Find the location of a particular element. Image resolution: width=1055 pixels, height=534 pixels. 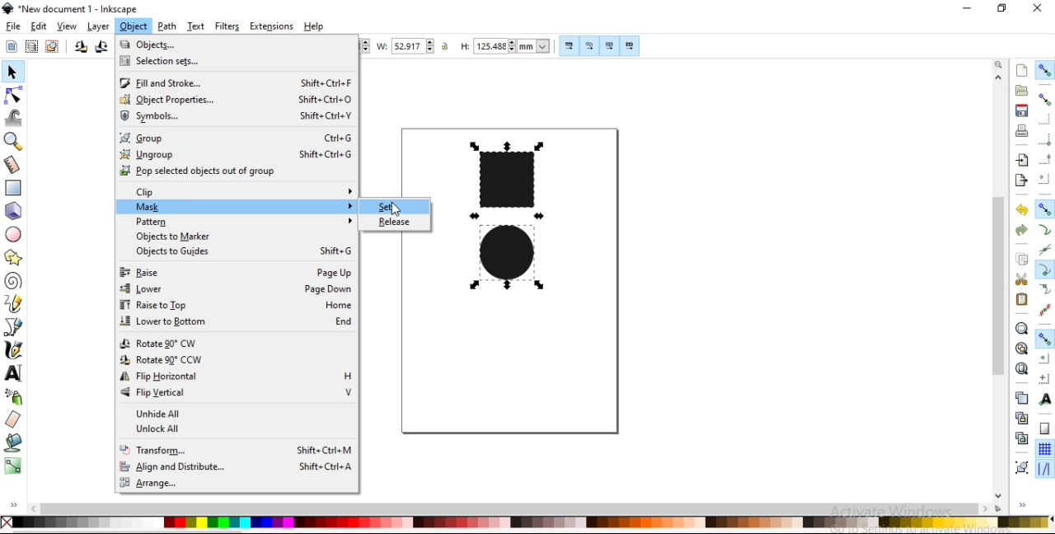

image is located at coordinates (512, 225).